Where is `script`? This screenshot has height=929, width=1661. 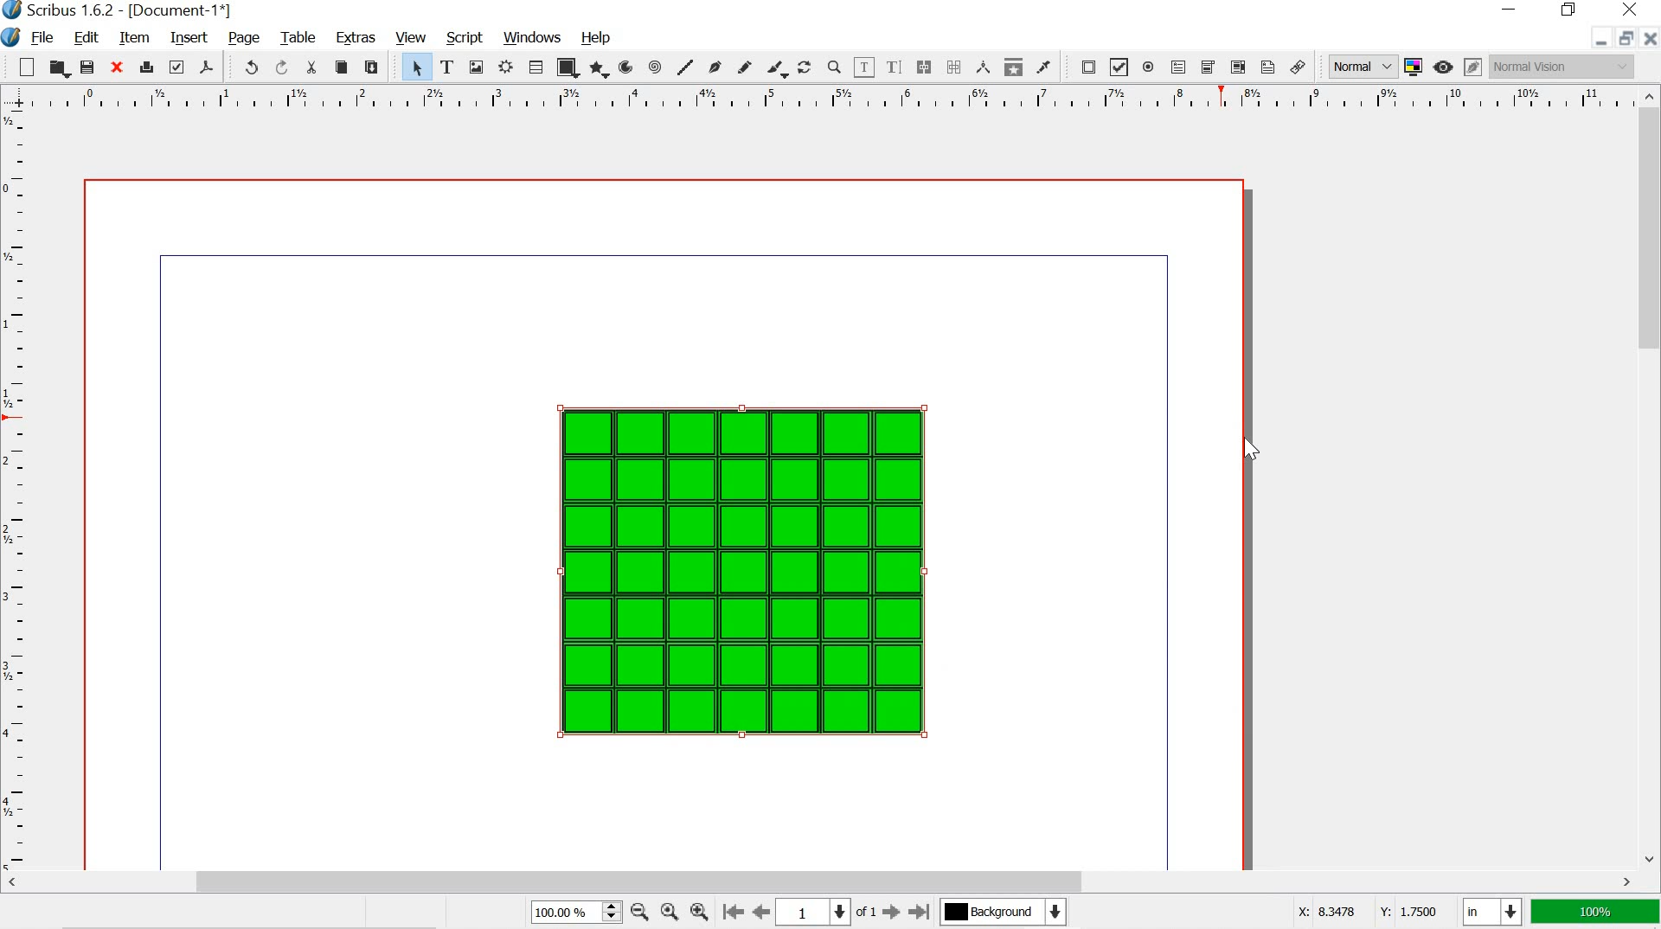 script is located at coordinates (465, 39).